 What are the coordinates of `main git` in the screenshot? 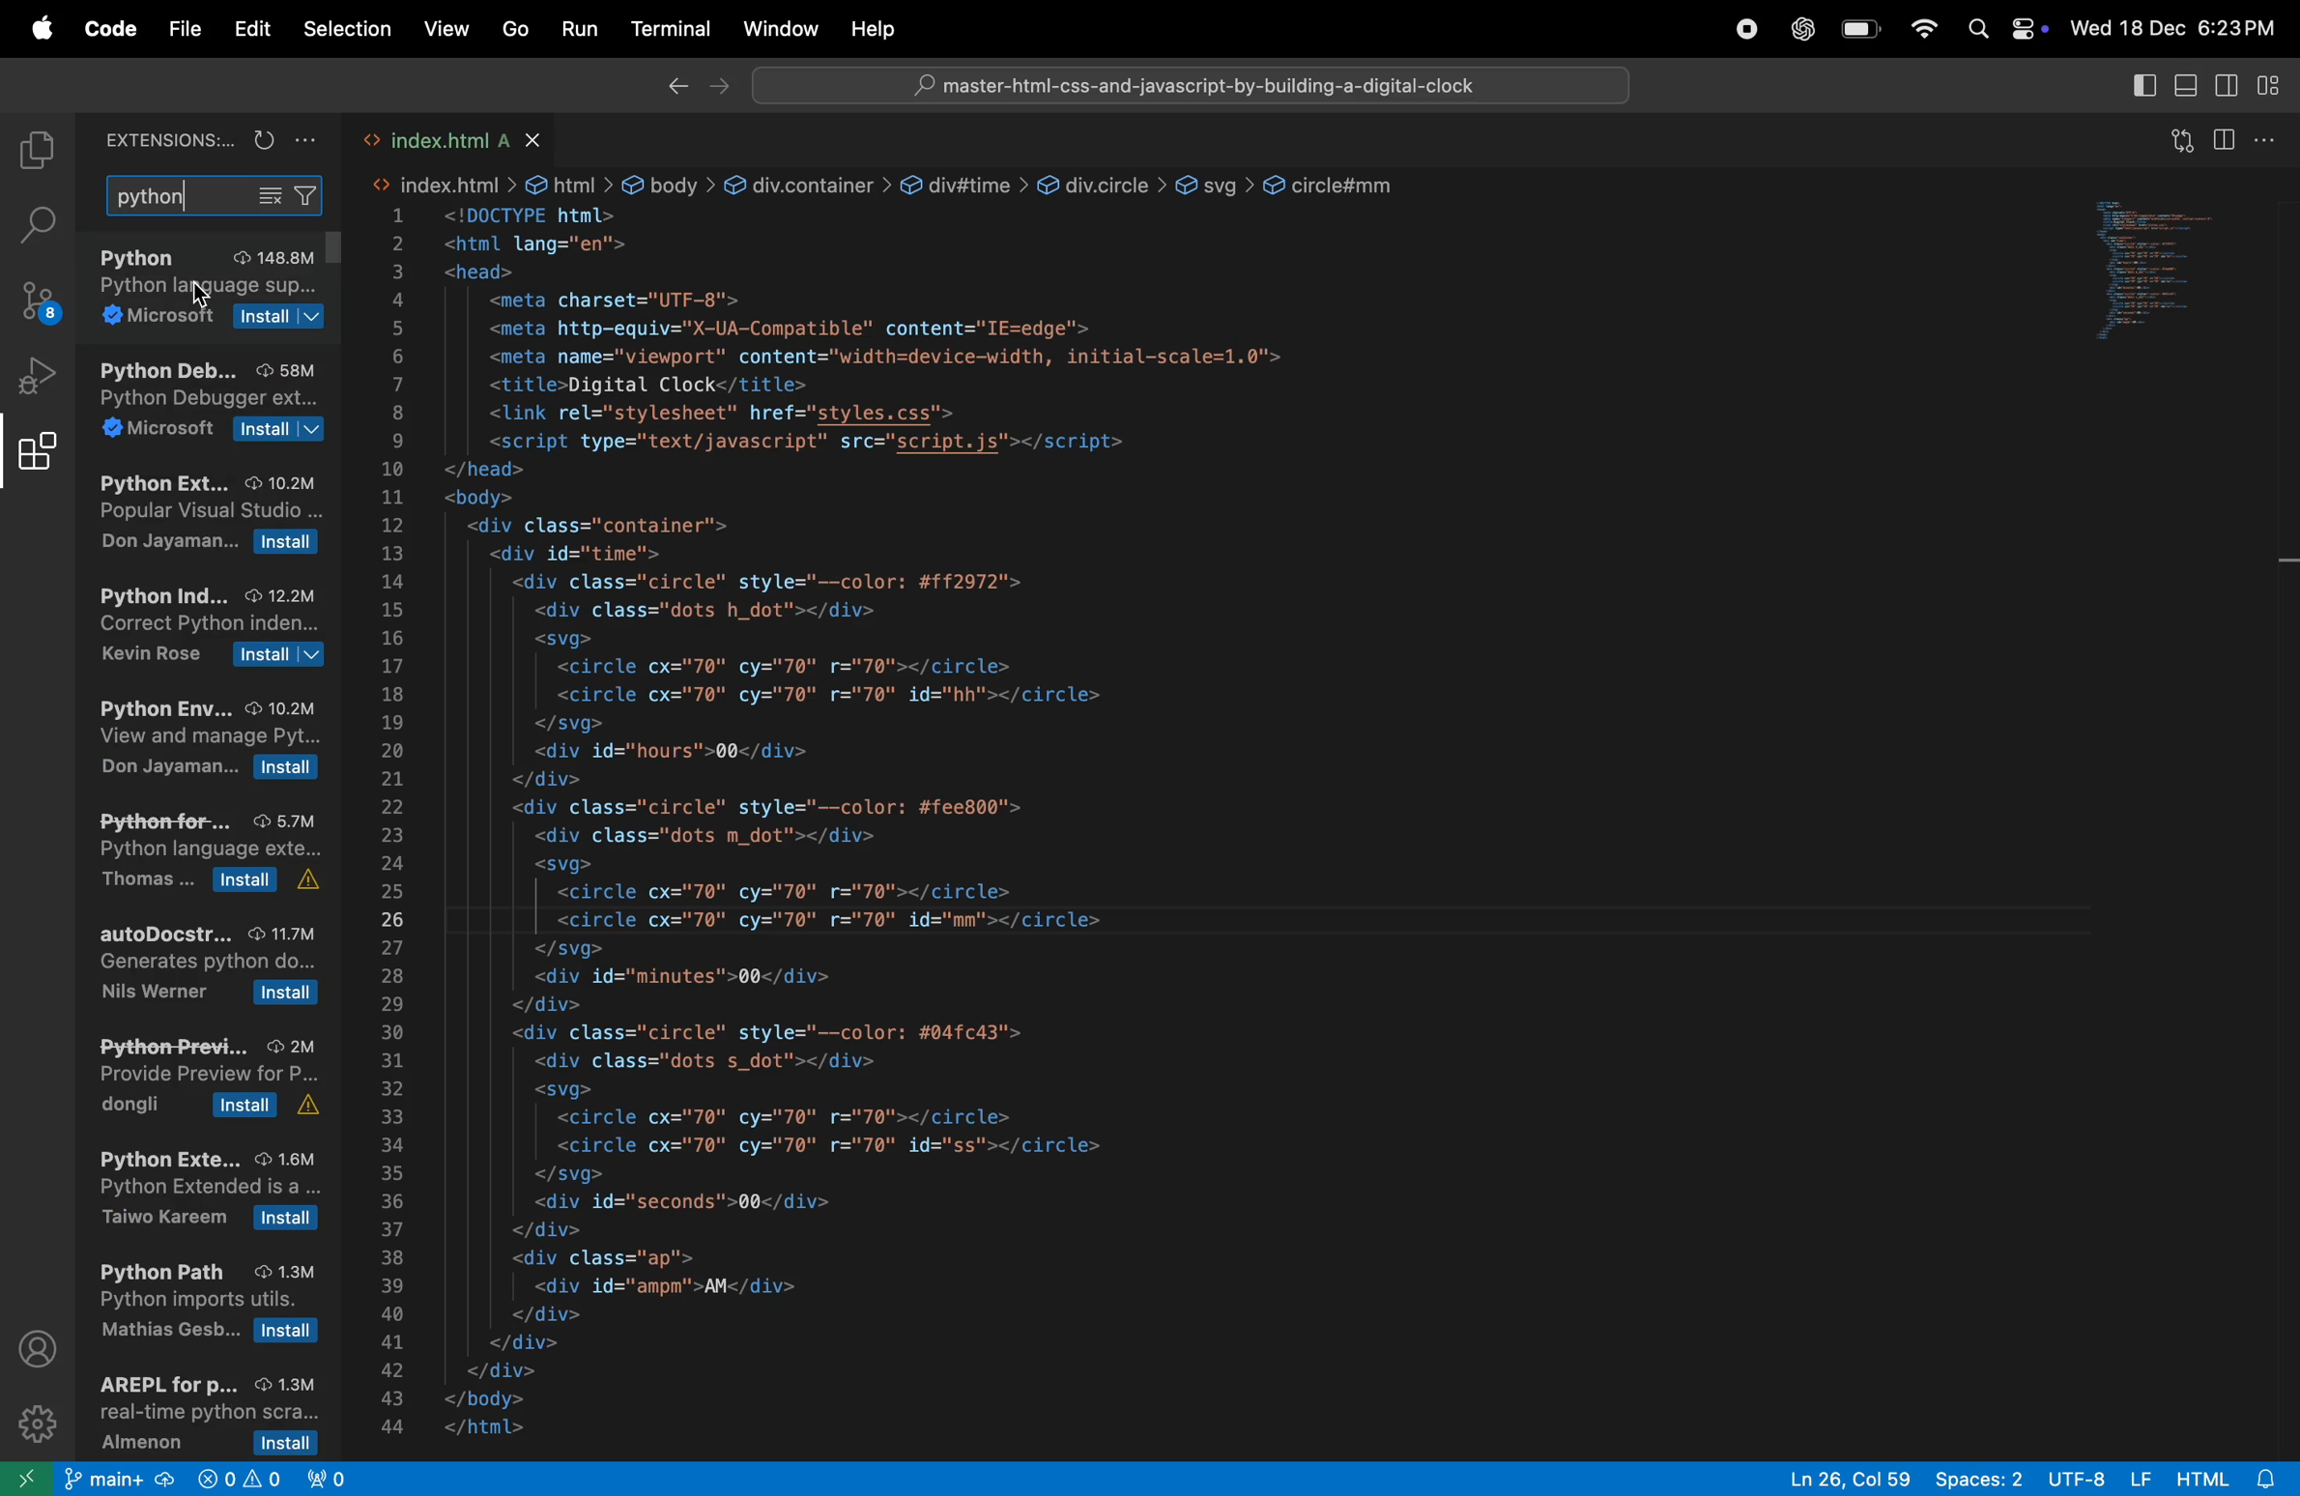 It's located at (120, 1482).